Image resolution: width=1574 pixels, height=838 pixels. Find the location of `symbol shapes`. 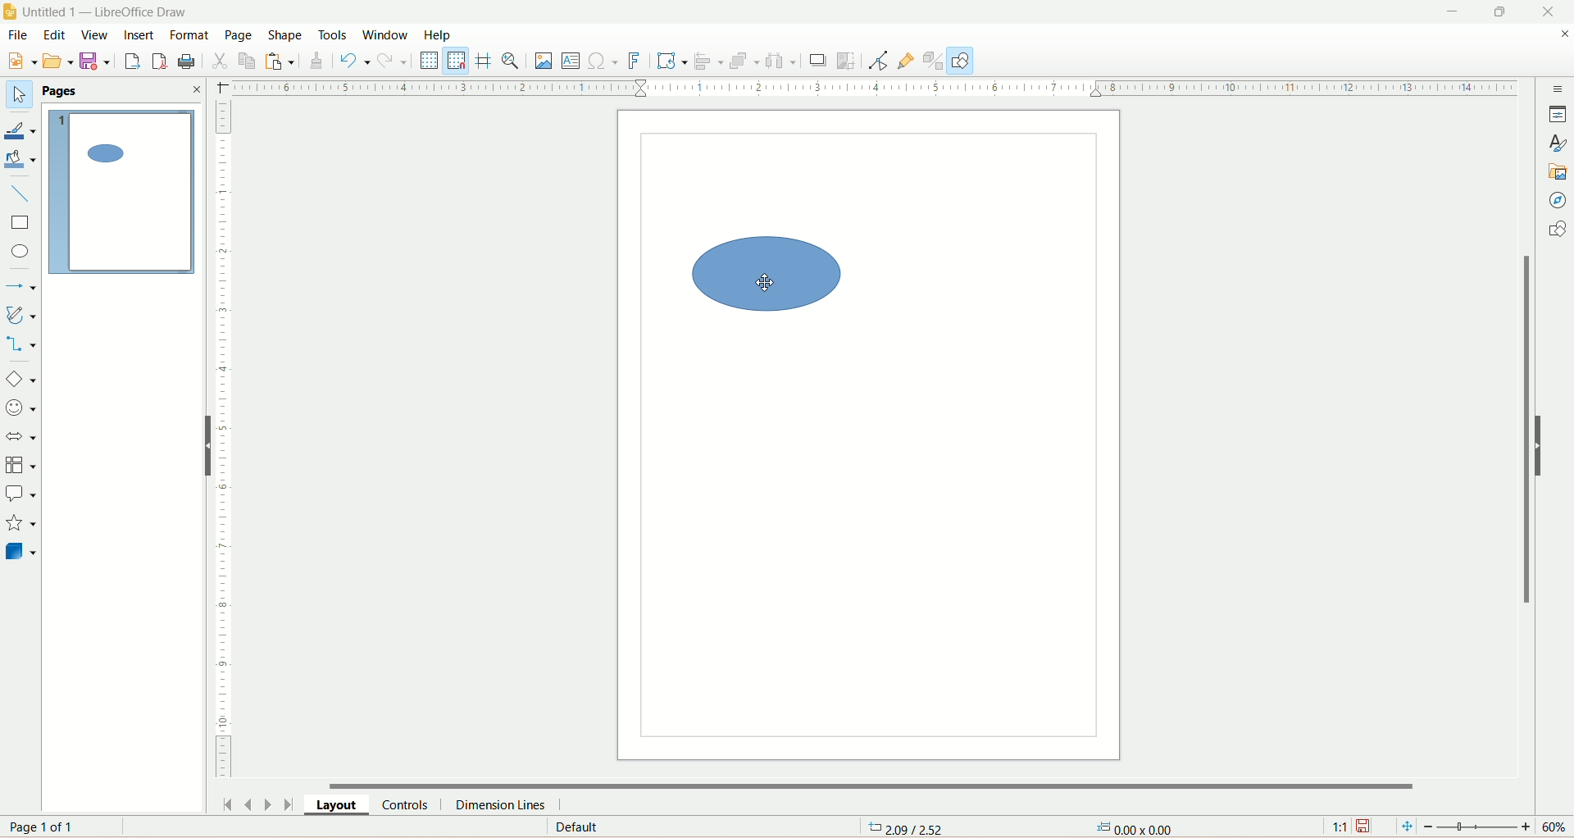

symbol shapes is located at coordinates (20, 409).